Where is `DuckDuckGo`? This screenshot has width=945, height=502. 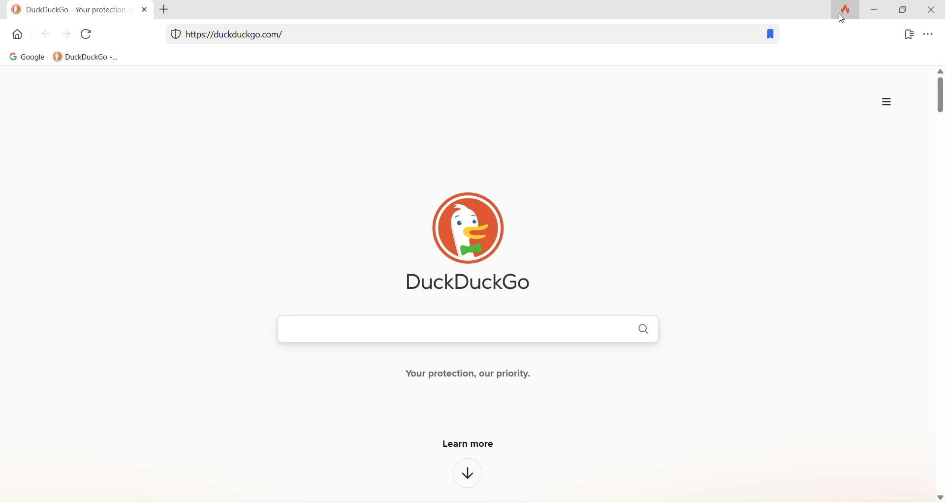 DuckDuckGo is located at coordinates (85, 59).